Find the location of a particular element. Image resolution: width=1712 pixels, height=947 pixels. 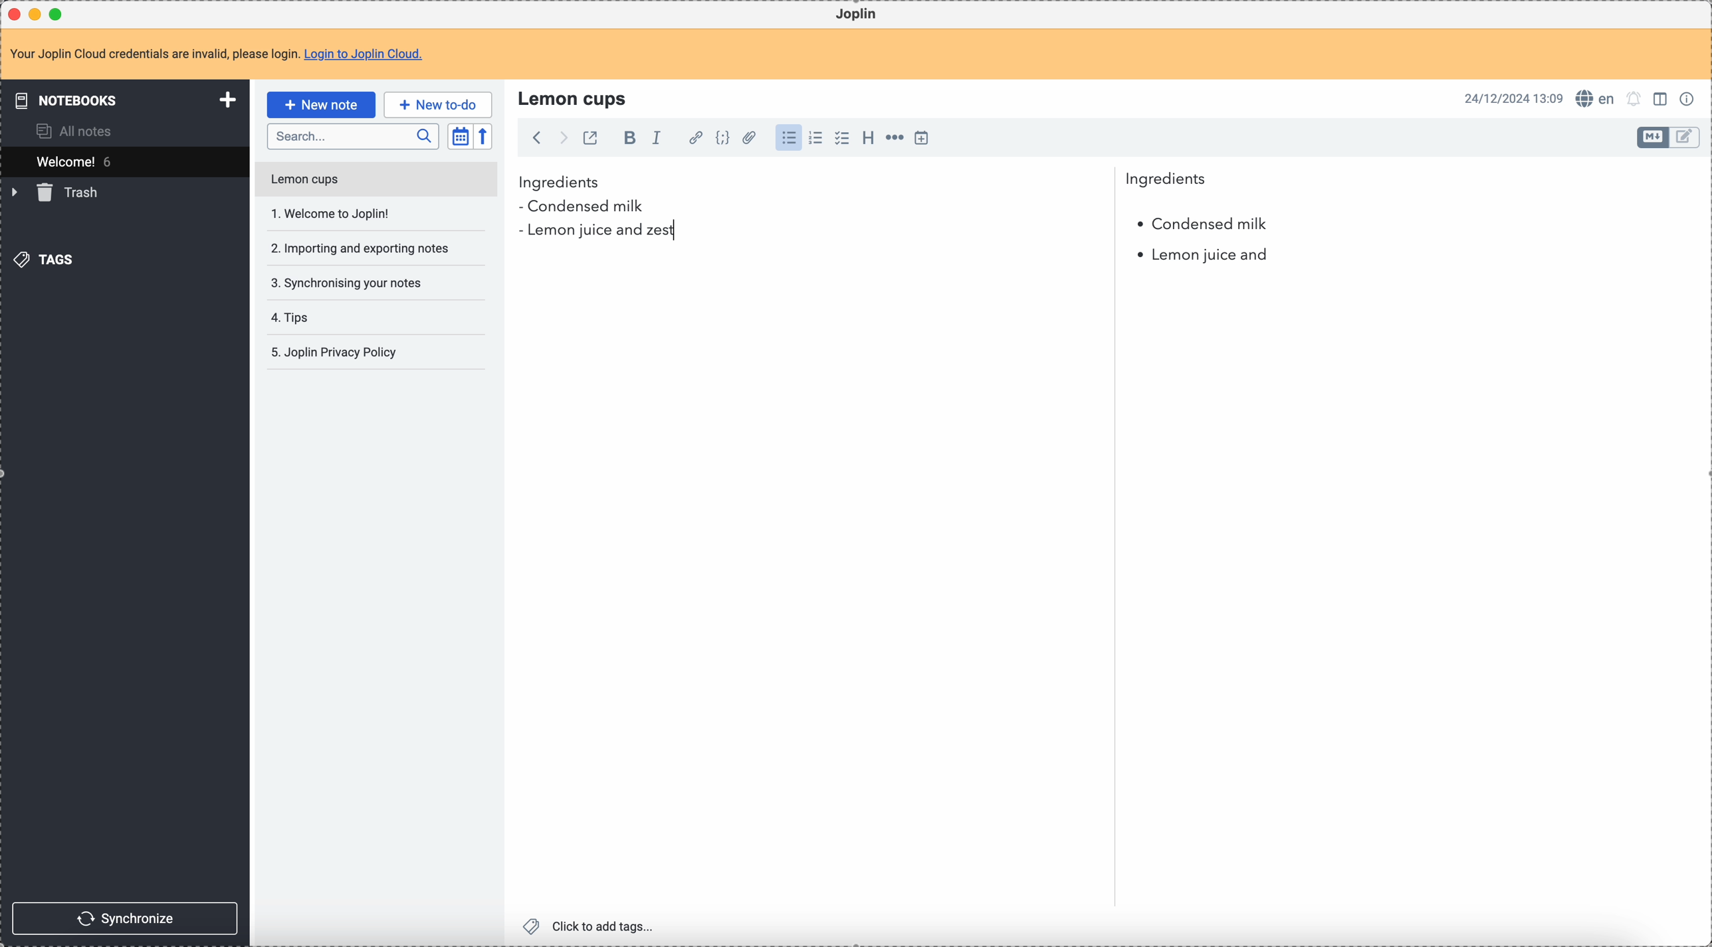

all notes is located at coordinates (78, 130).